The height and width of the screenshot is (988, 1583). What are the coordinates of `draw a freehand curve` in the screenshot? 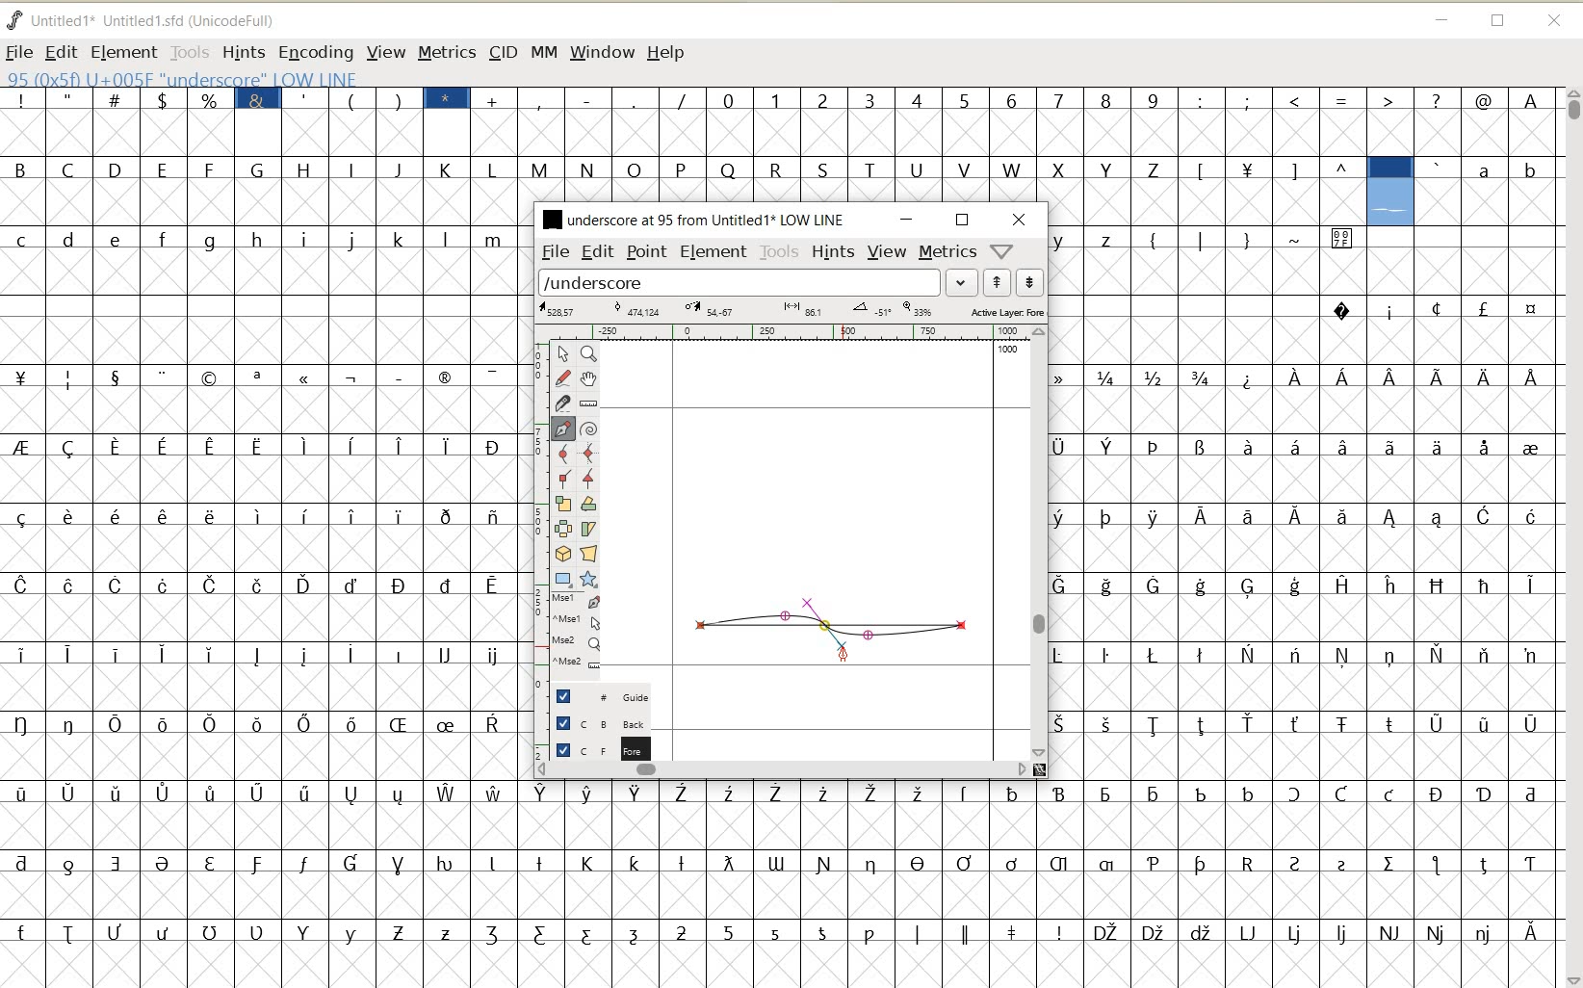 It's located at (564, 377).